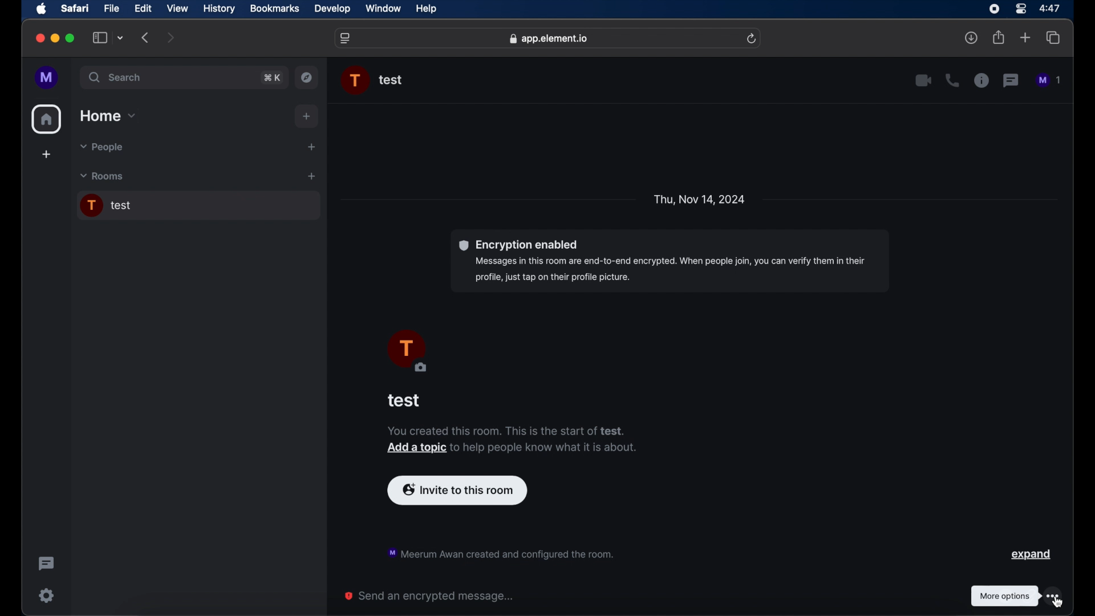 This screenshot has height=616, width=1095. What do you see at coordinates (198, 206) in the screenshot?
I see `chat room` at bounding box center [198, 206].